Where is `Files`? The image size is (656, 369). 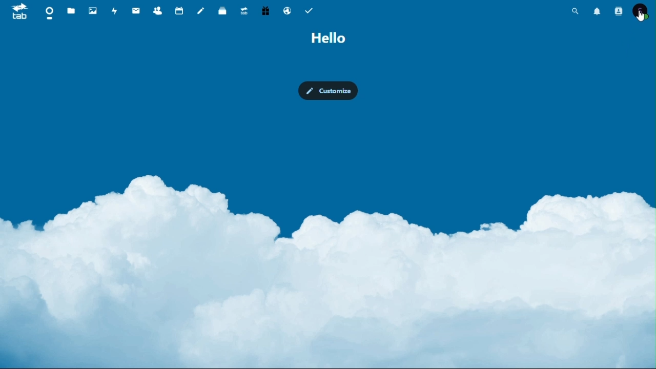 Files is located at coordinates (72, 11).